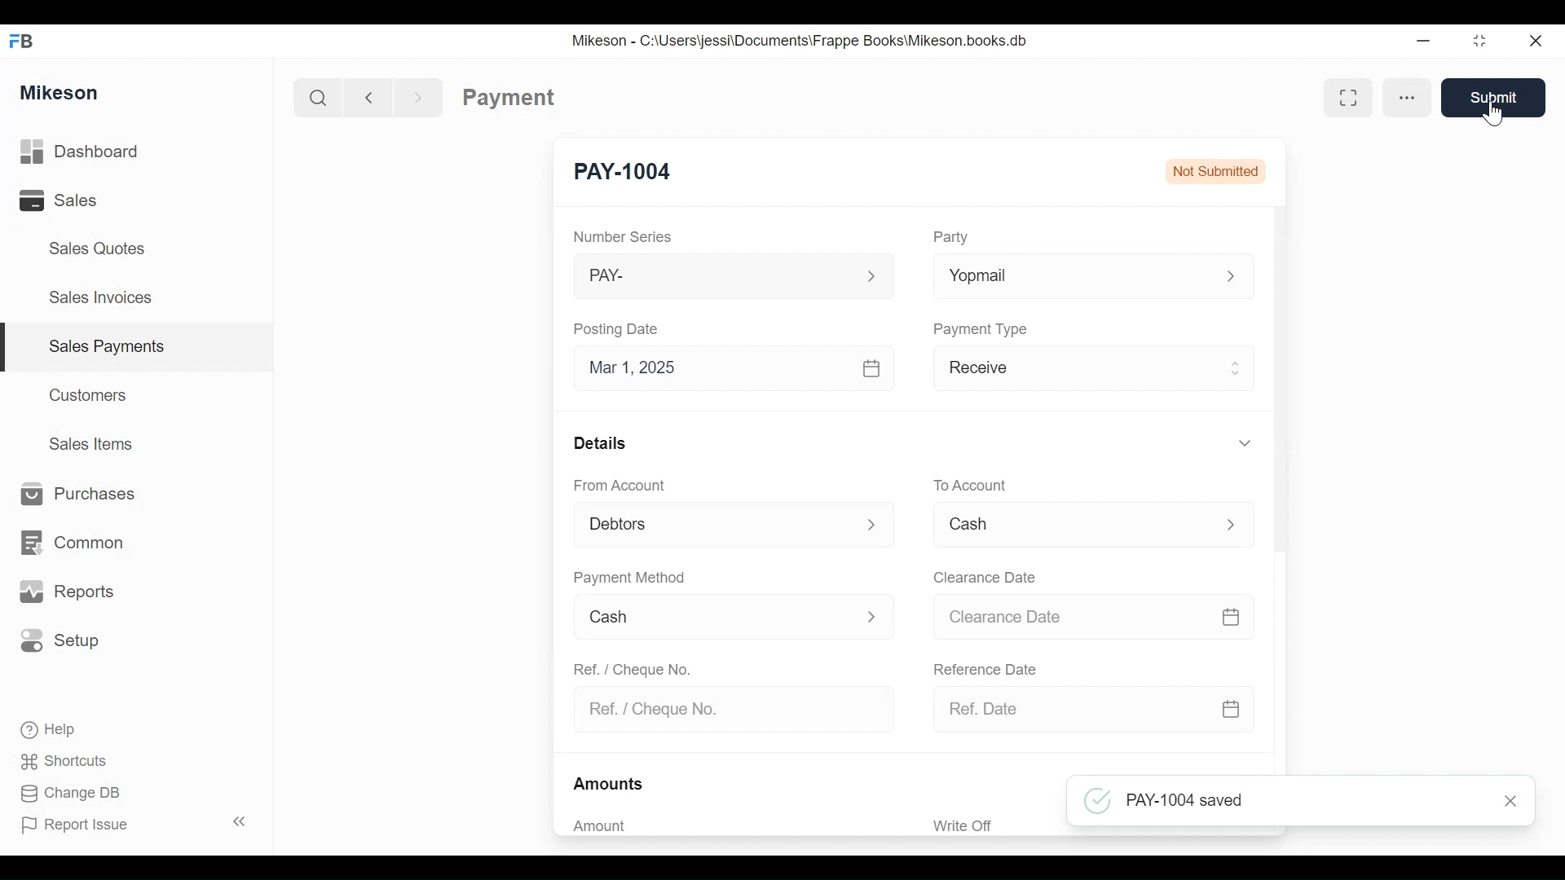  Describe the element at coordinates (608, 826) in the screenshot. I see `Amount` at that location.